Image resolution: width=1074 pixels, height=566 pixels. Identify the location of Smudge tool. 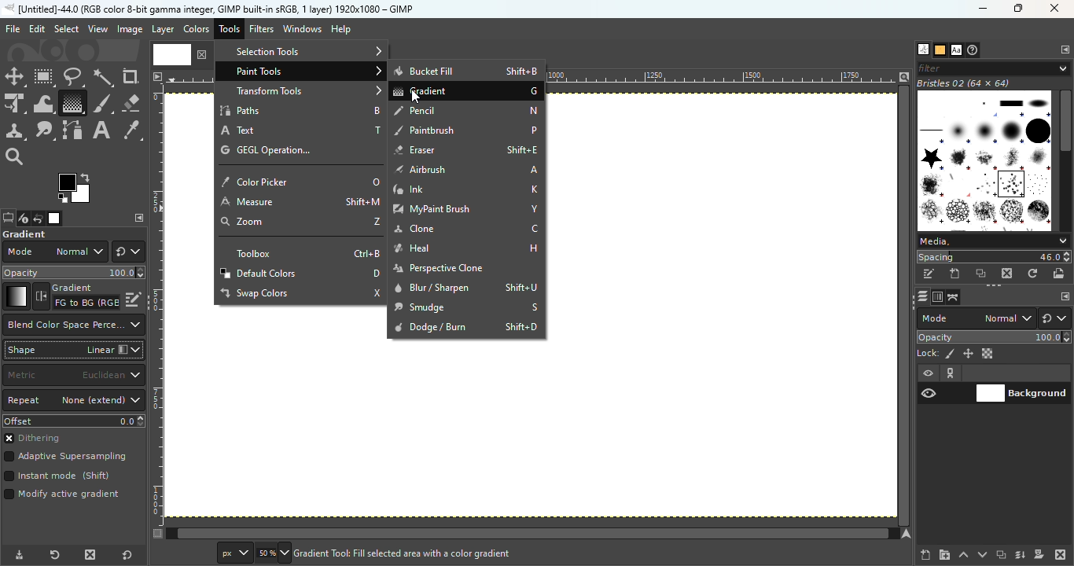
(45, 130).